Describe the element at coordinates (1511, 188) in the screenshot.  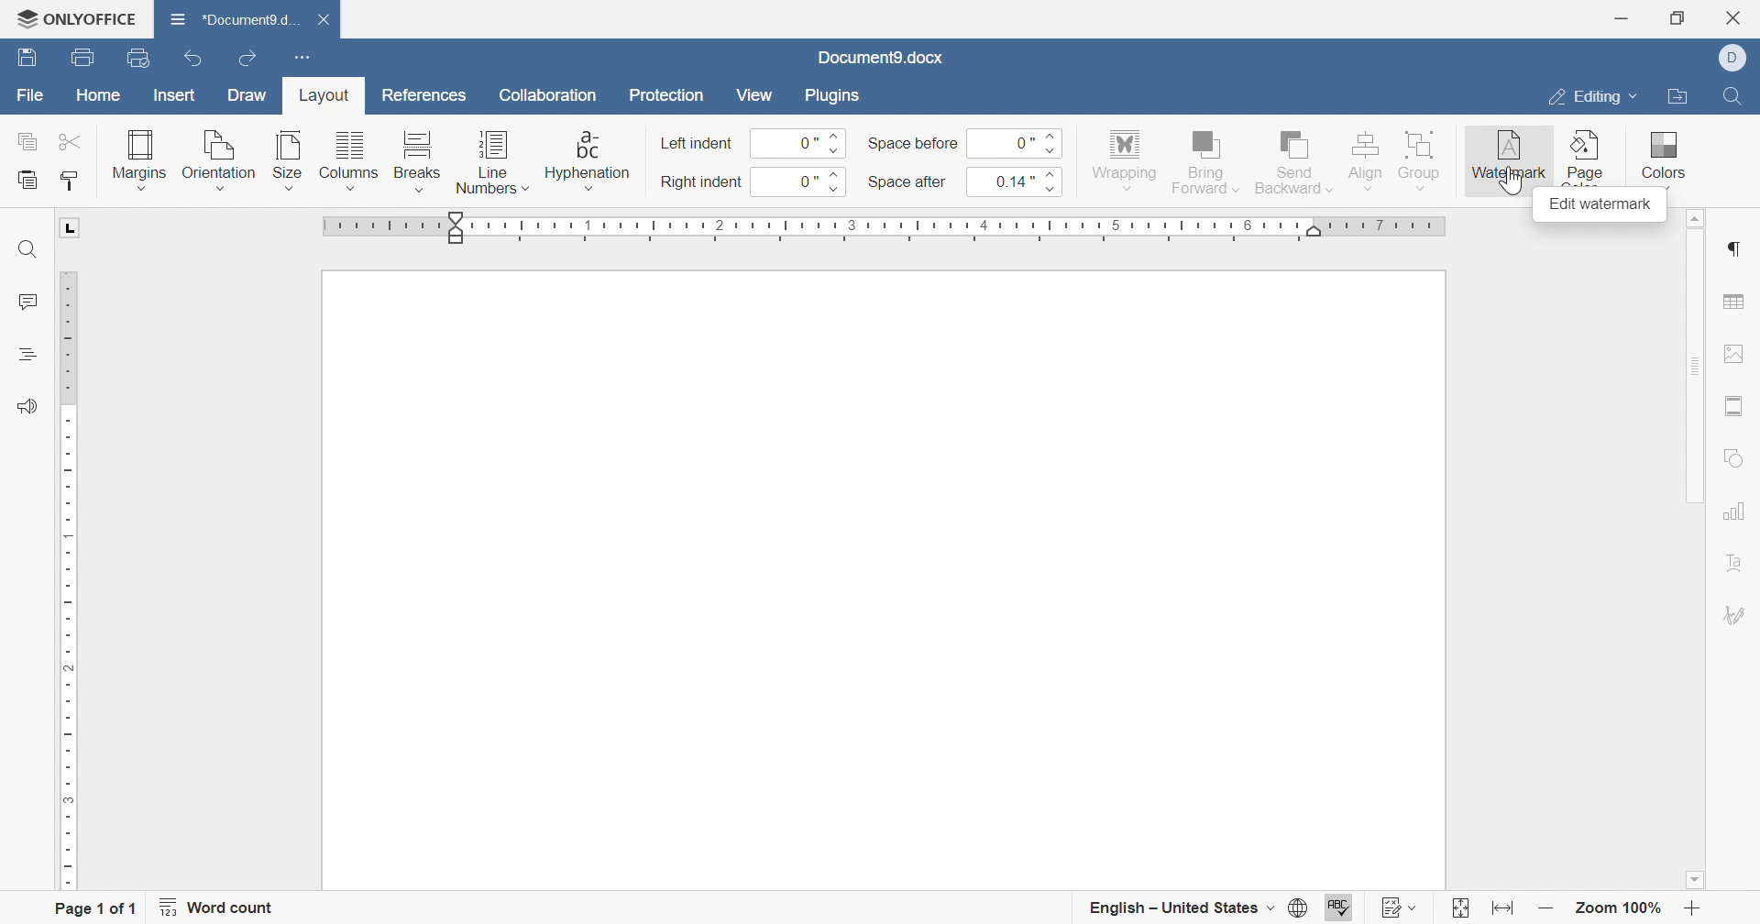
I see `cursor` at that location.